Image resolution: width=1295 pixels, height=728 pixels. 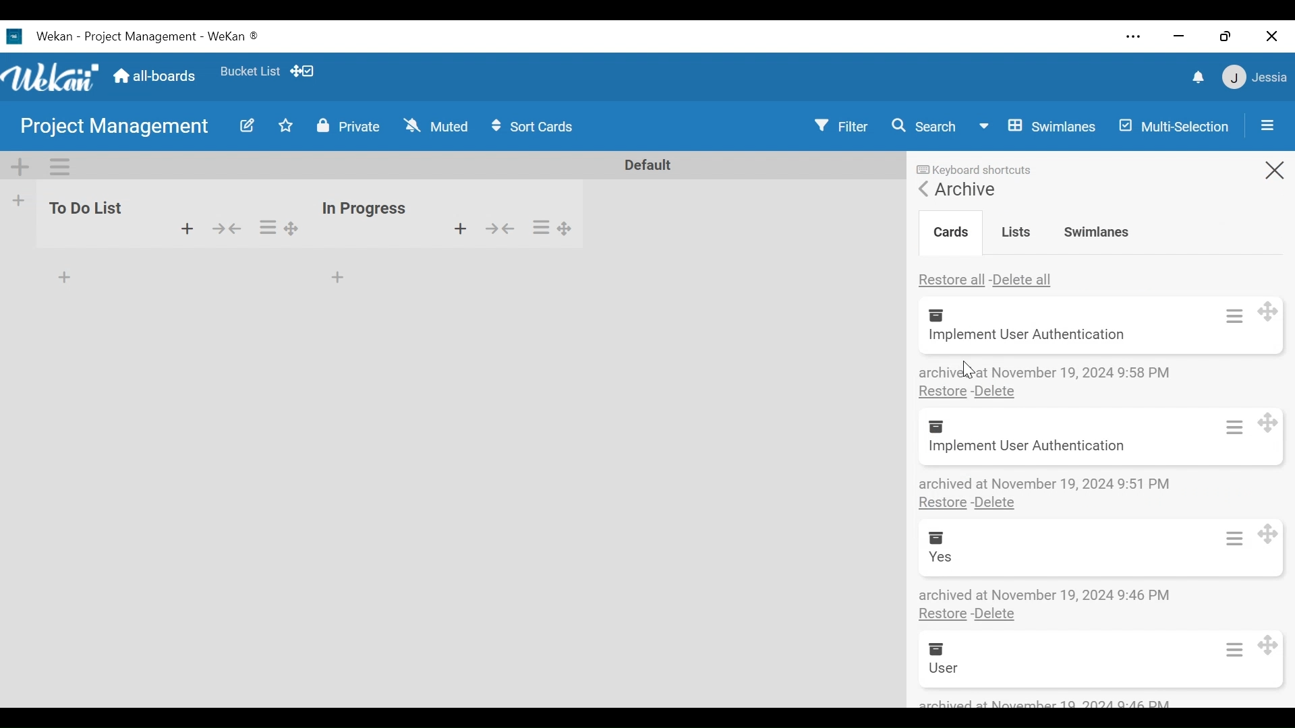 I want to click on Close, so click(x=1273, y=36).